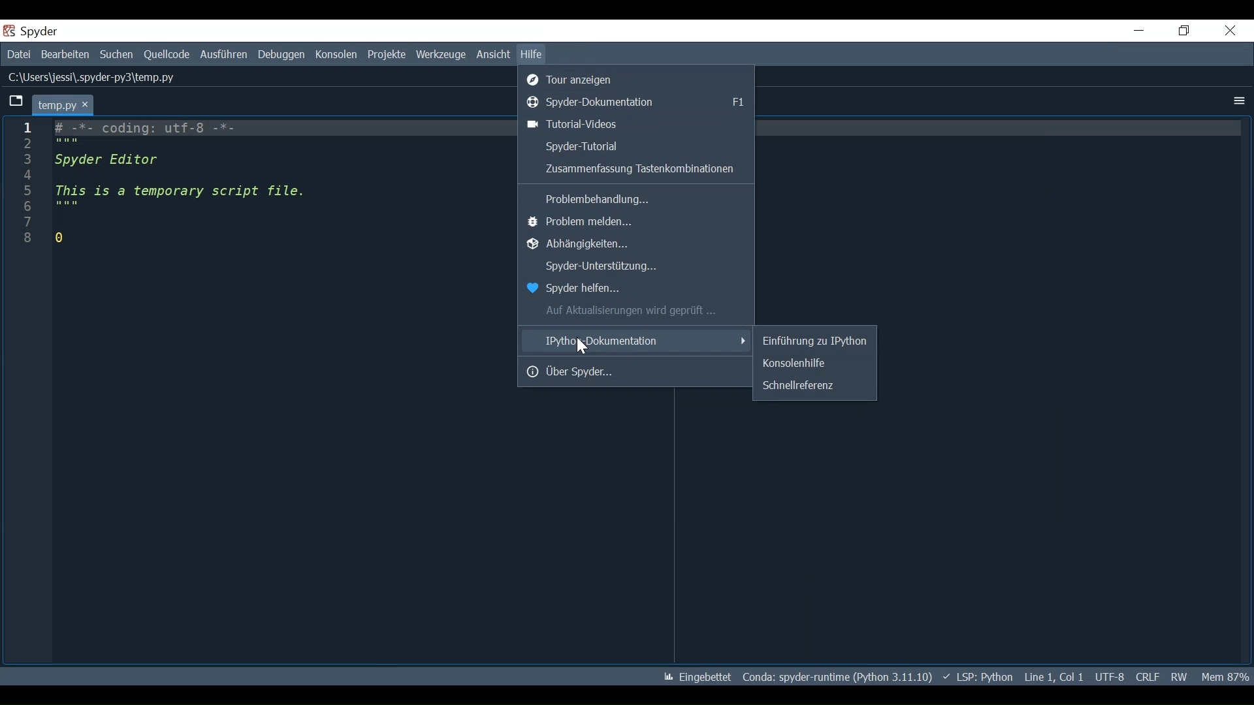  I want to click on Conda: spyder-runtime(Python 3.11.10), so click(835, 677).